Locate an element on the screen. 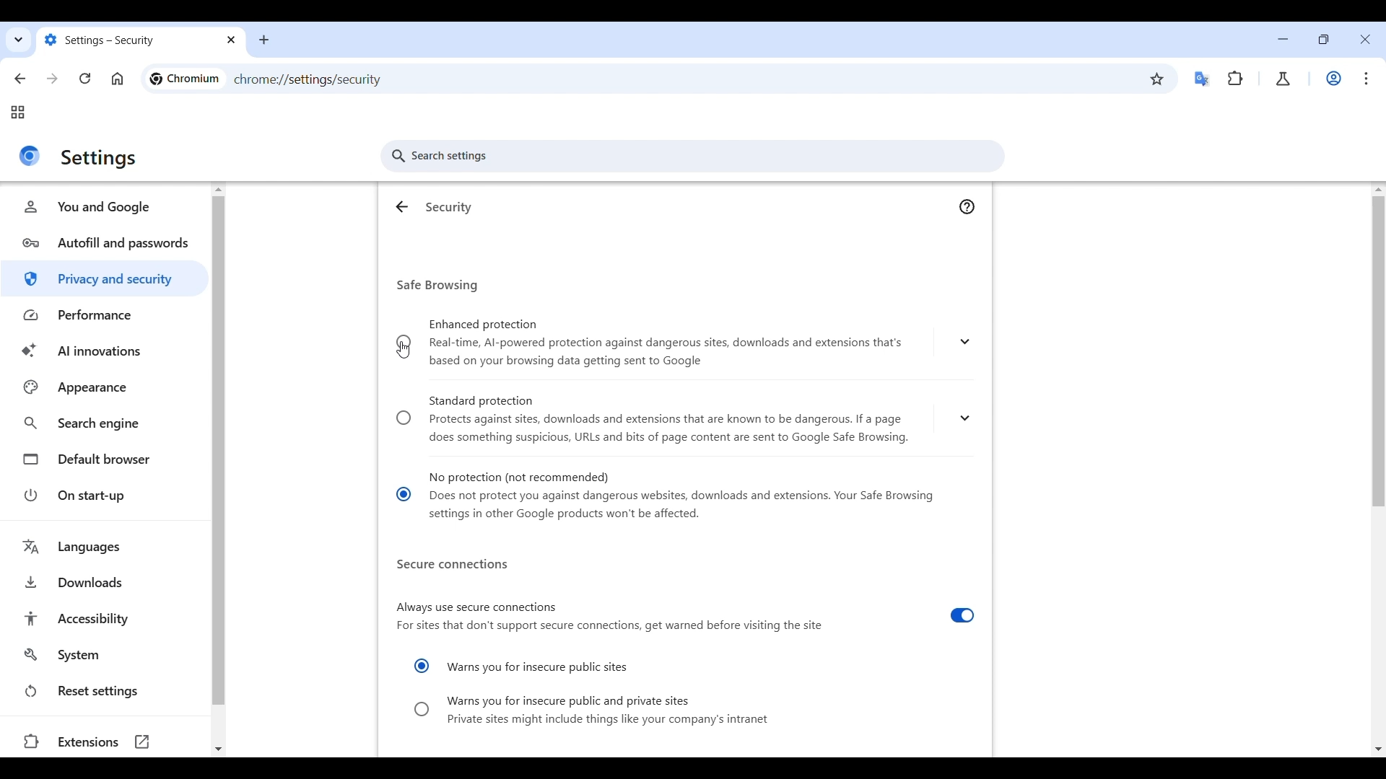  Chrome labs is located at coordinates (1283, 79).